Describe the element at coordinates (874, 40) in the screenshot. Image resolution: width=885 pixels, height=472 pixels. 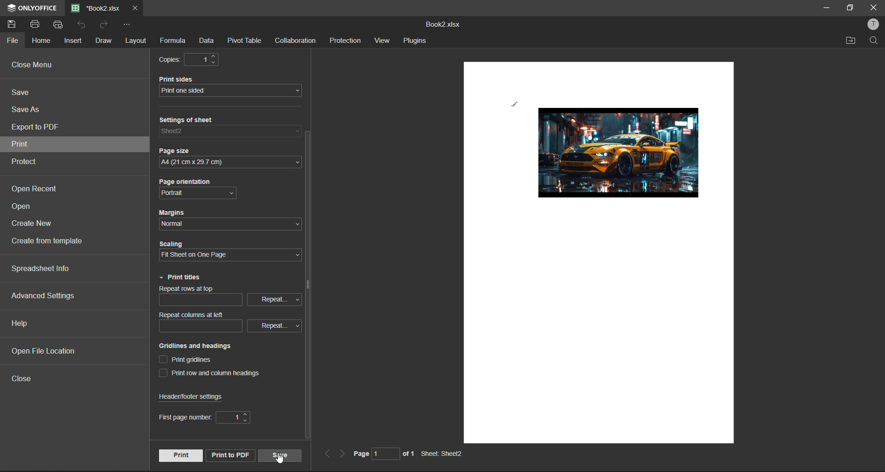
I see `find` at that location.